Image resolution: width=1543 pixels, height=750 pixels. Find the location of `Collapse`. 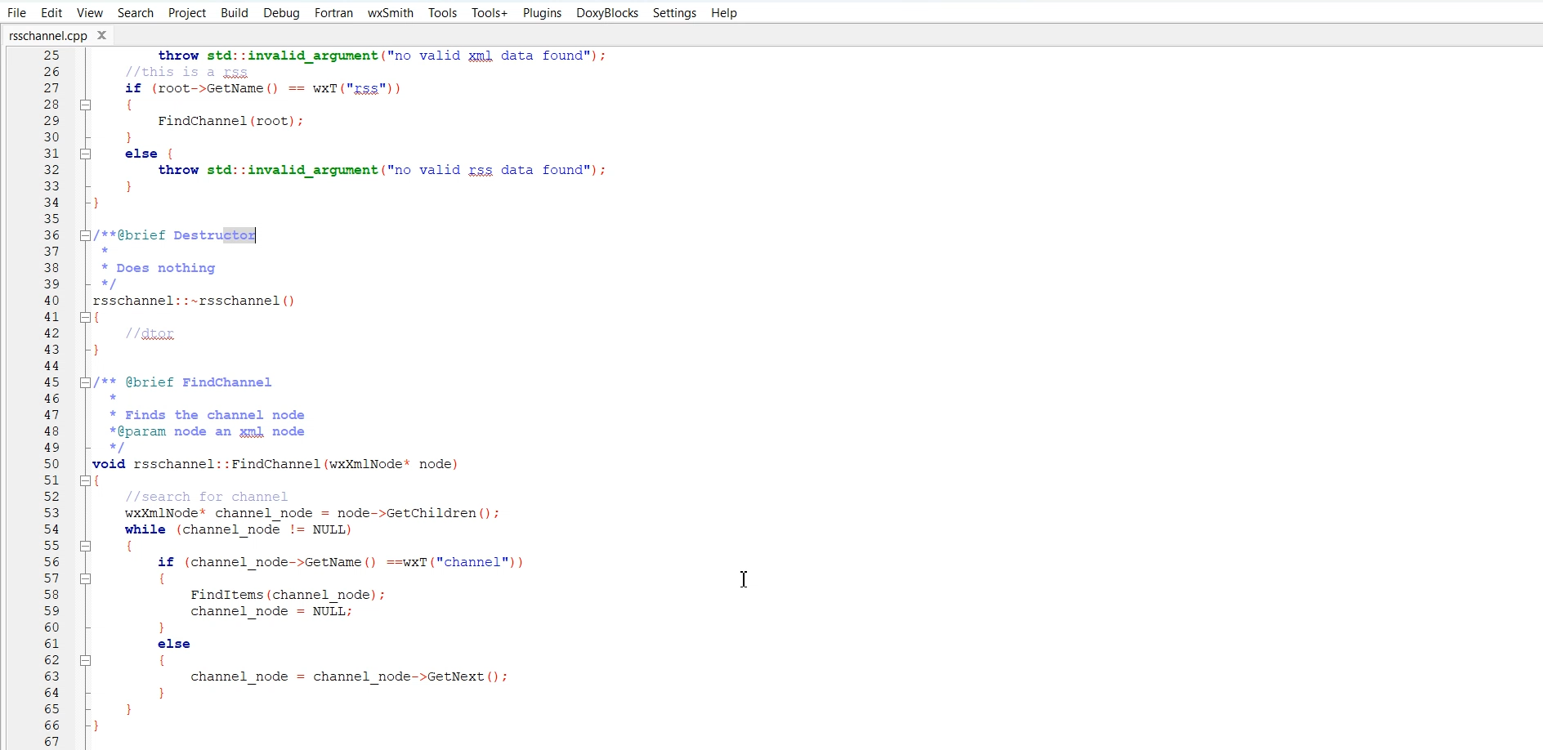

Collapse is located at coordinates (86, 154).